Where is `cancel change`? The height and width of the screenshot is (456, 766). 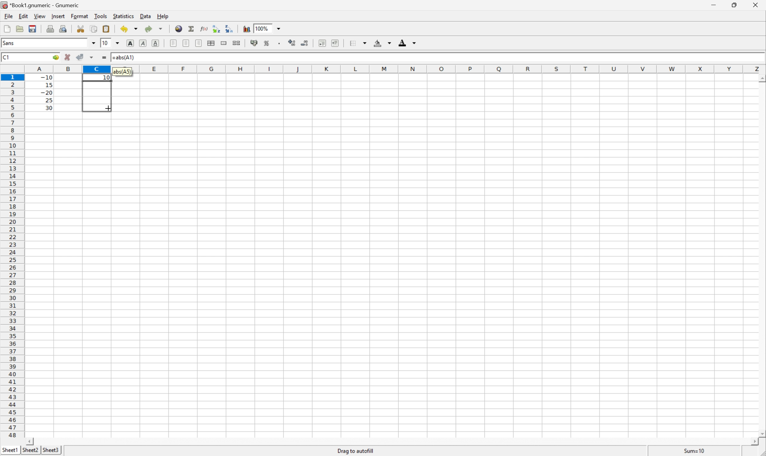 cancel change is located at coordinates (68, 59).